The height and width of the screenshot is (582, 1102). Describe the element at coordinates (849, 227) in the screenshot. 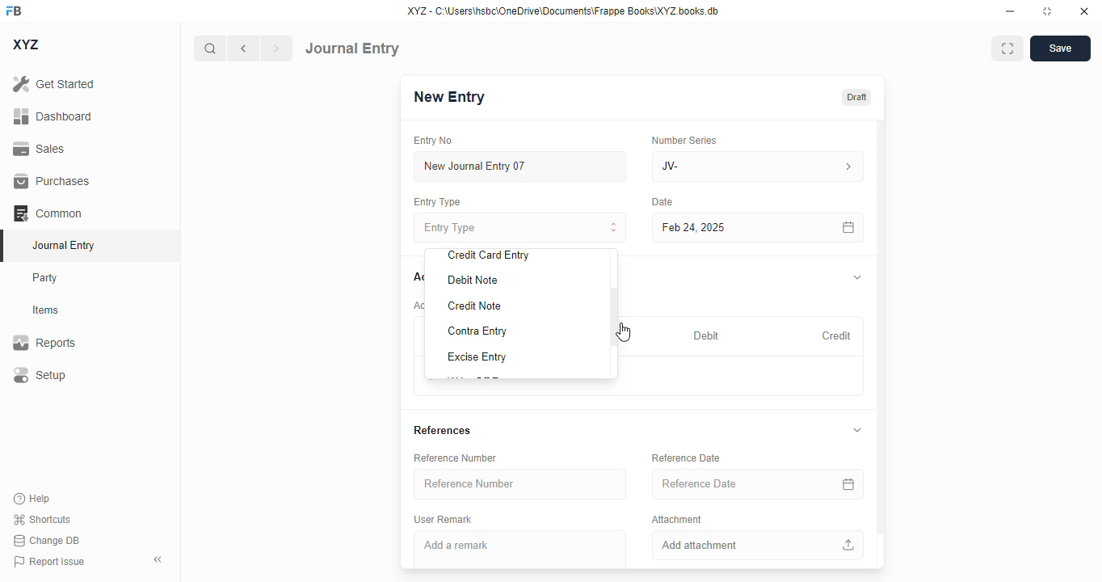

I see `calendar icon` at that location.